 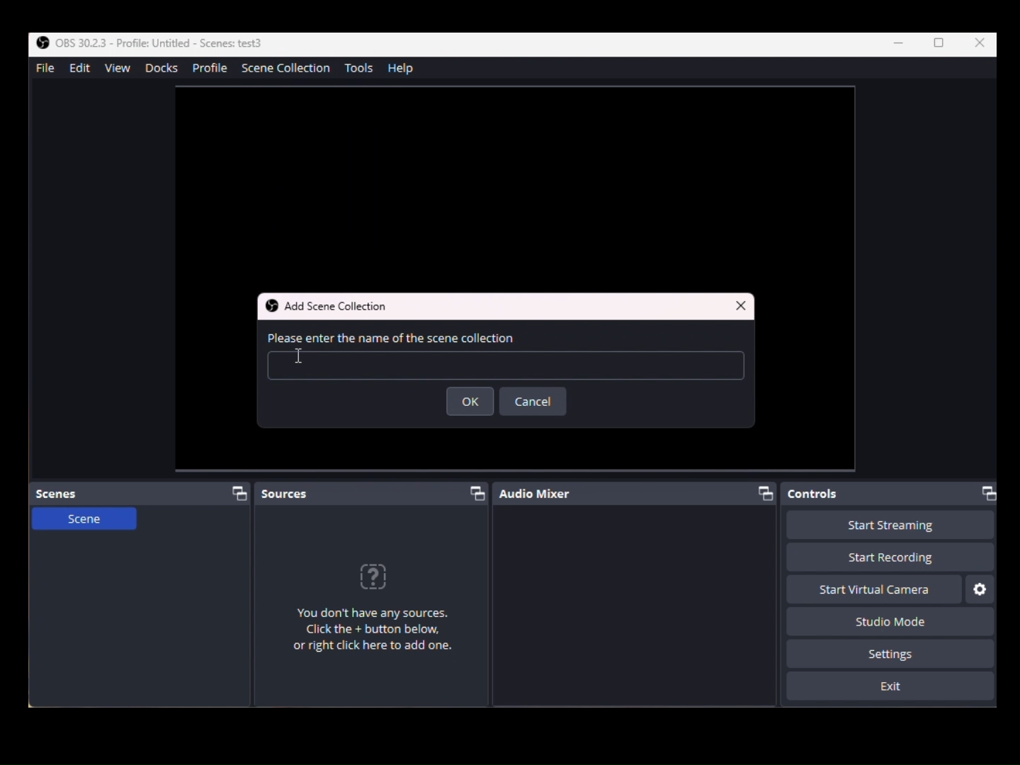 I want to click on Close, so click(x=741, y=304).